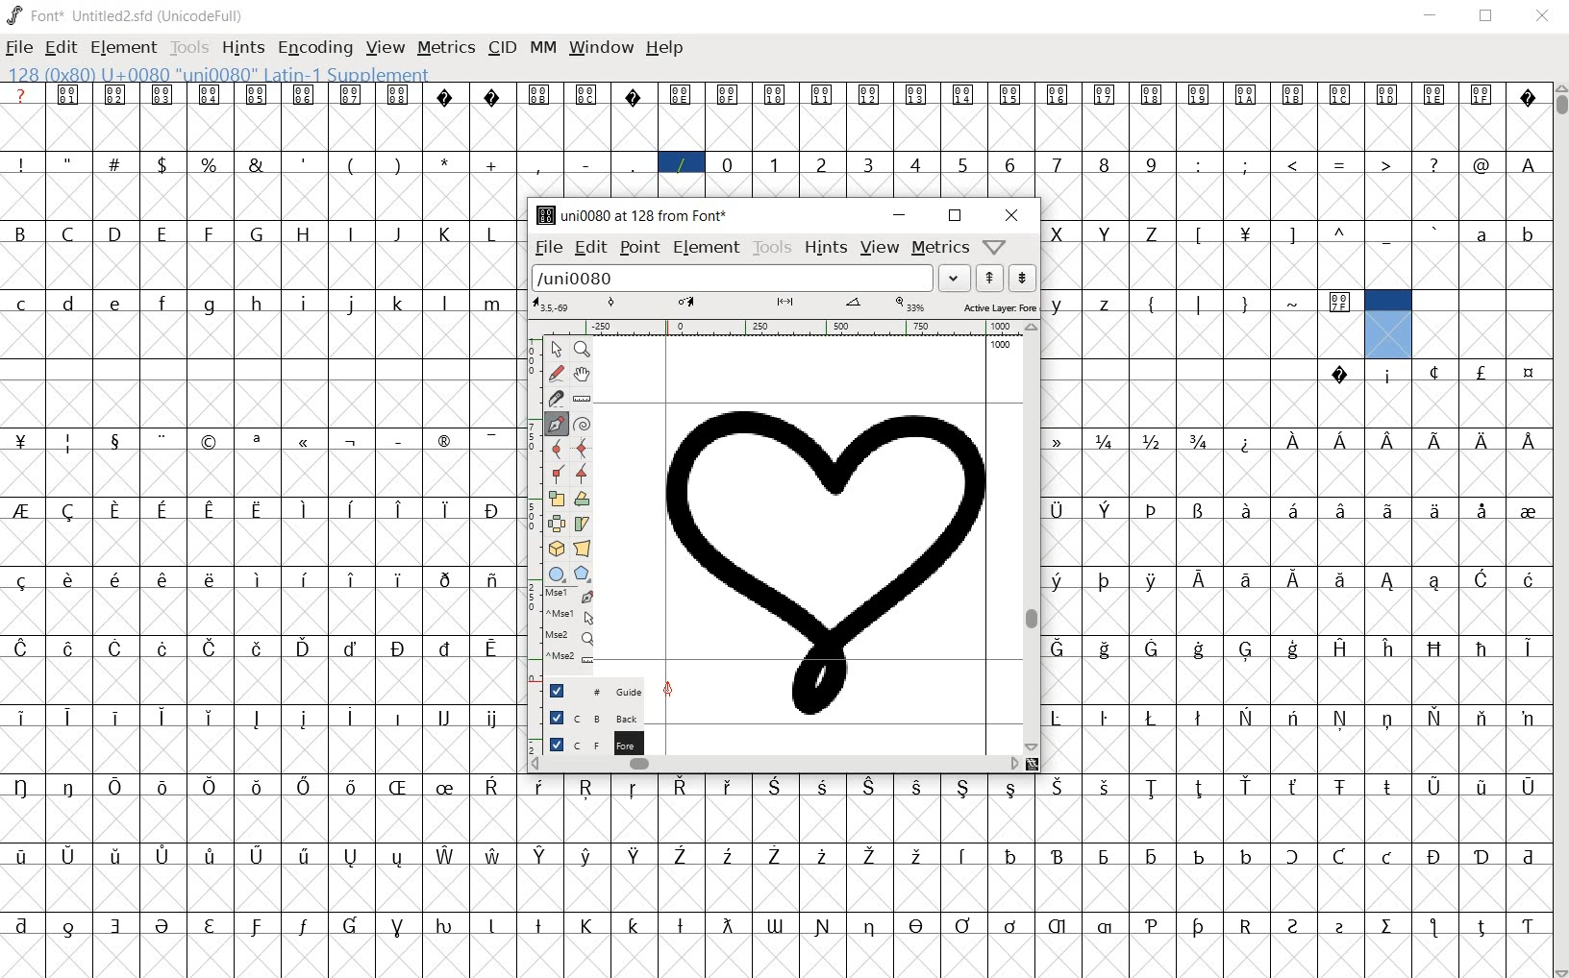 This screenshot has height=978, width=1569. Describe the element at coordinates (1389, 582) in the screenshot. I see `glyph` at that location.